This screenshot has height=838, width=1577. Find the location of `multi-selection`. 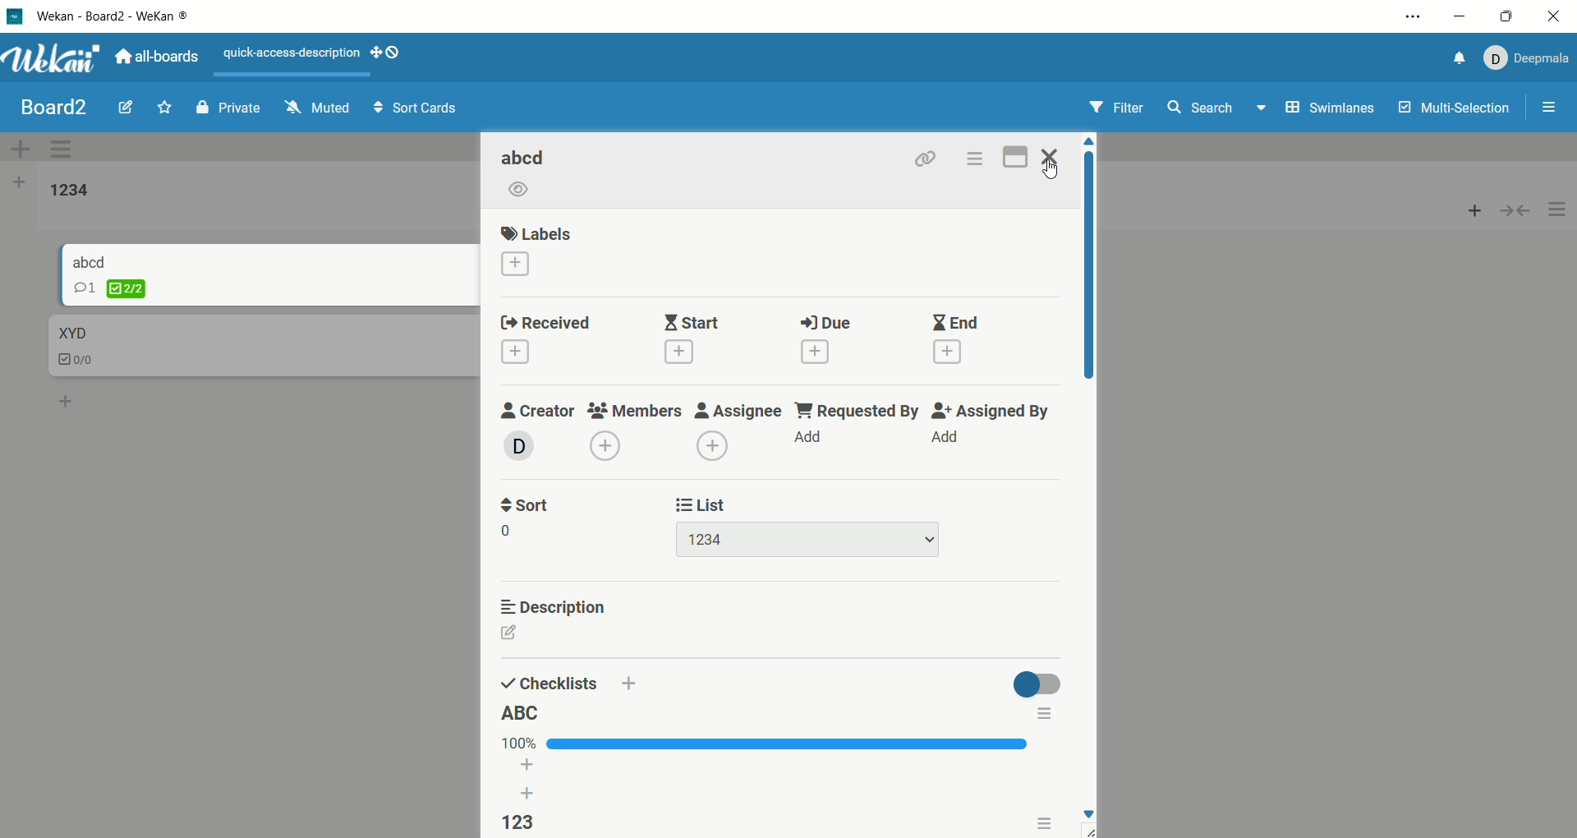

multi-selection is located at coordinates (1453, 115).